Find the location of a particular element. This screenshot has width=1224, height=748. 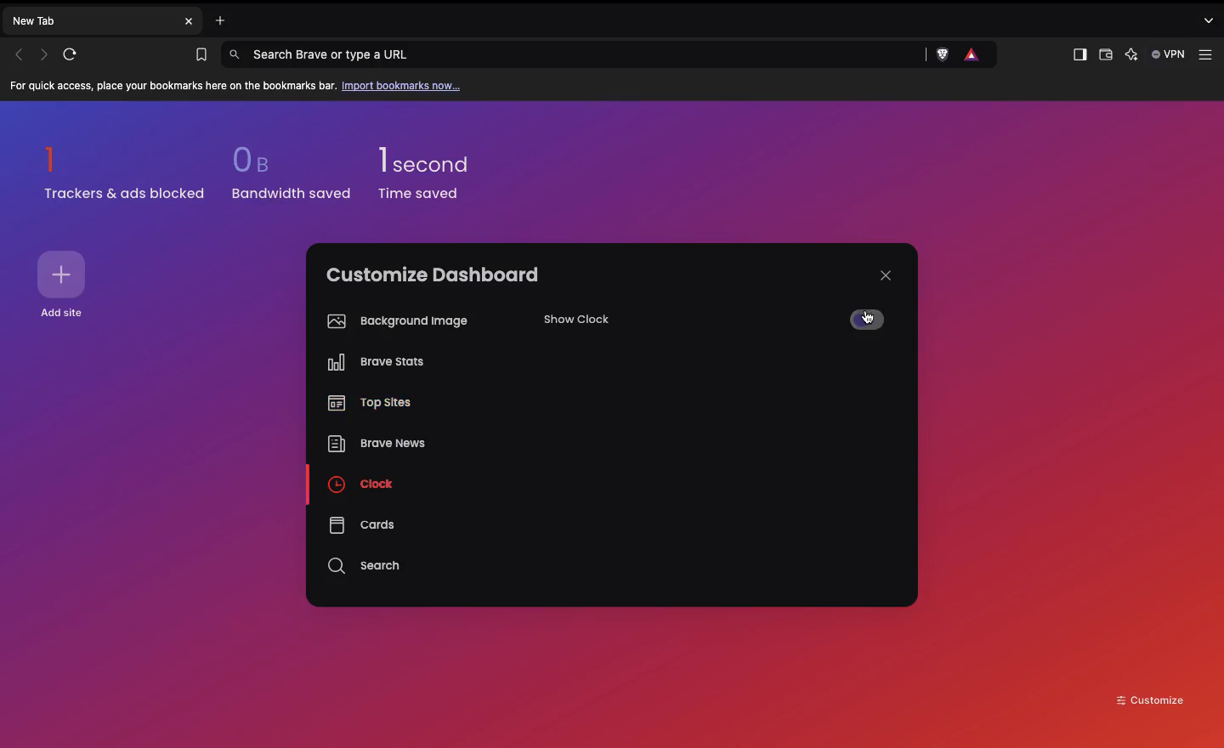

Show clock is located at coordinates (590, 314).